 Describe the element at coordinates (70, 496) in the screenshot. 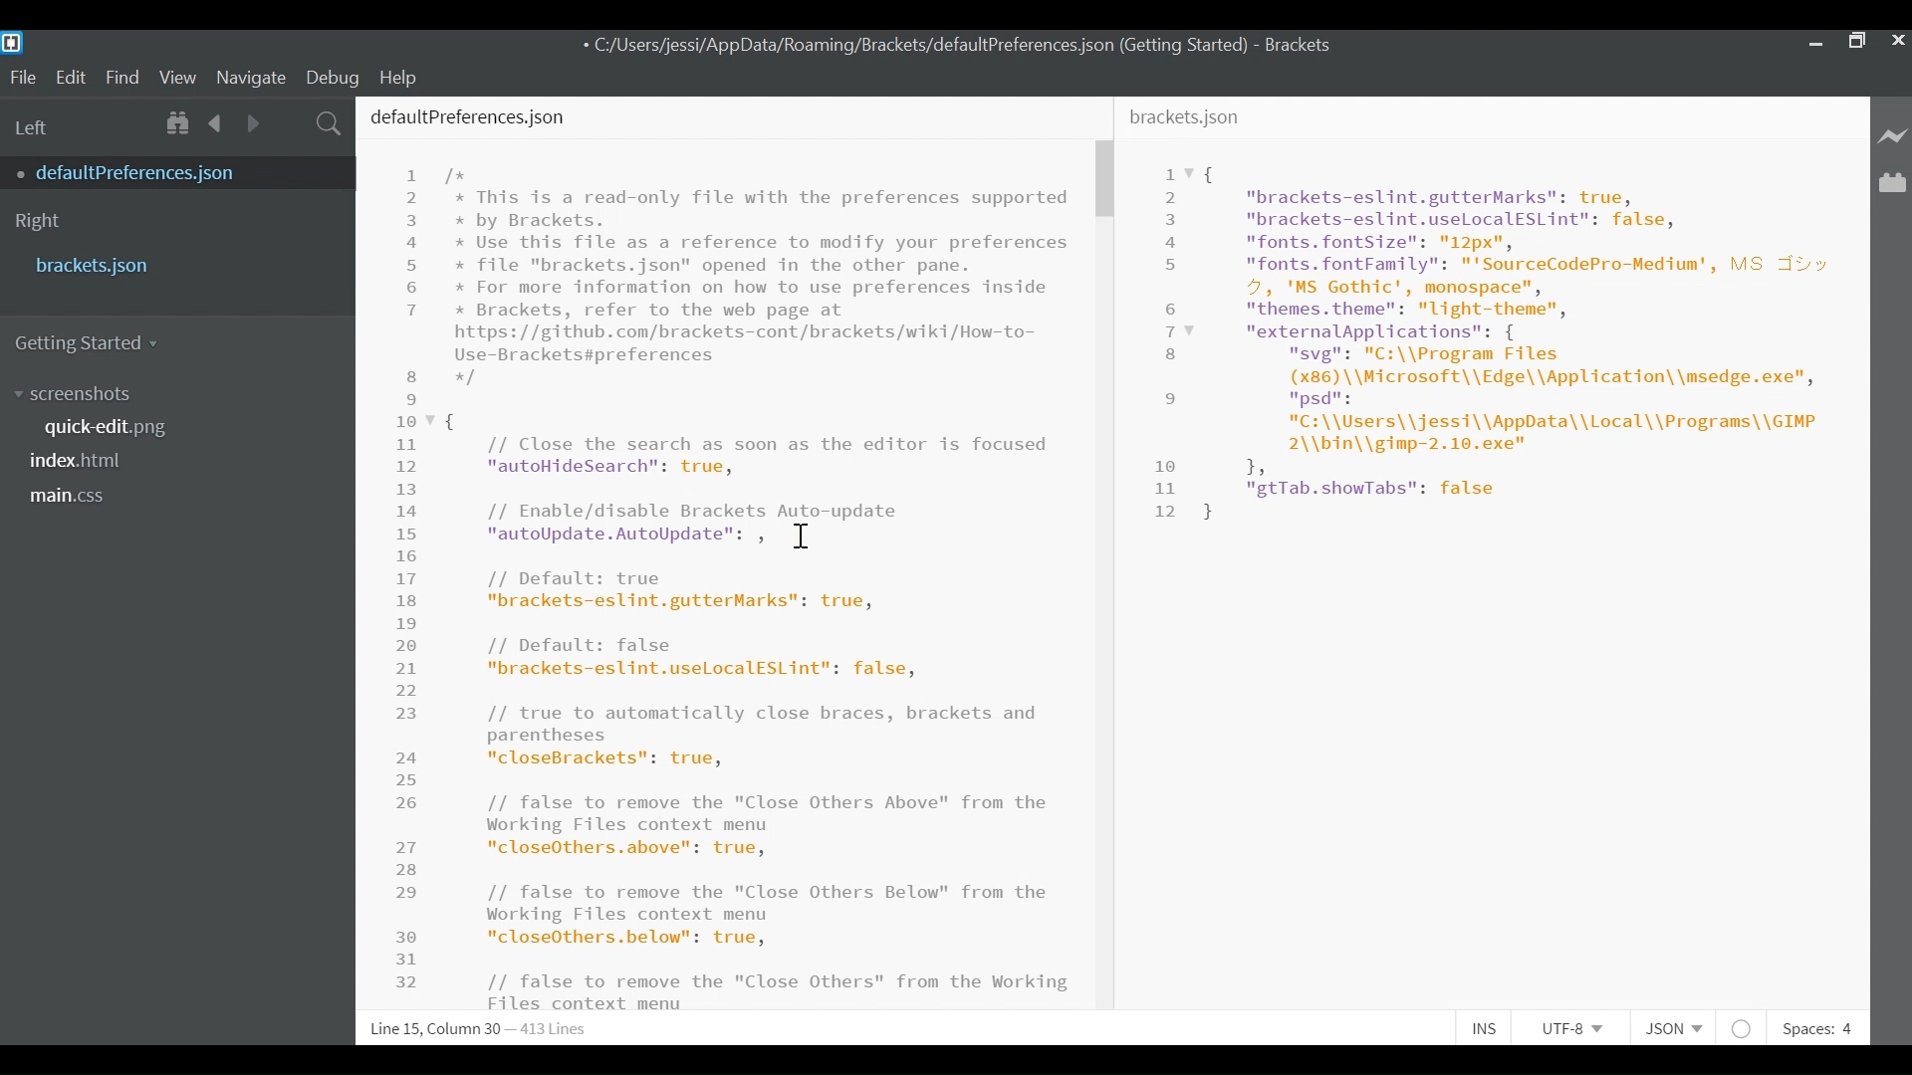

I see `main.css` at that location.